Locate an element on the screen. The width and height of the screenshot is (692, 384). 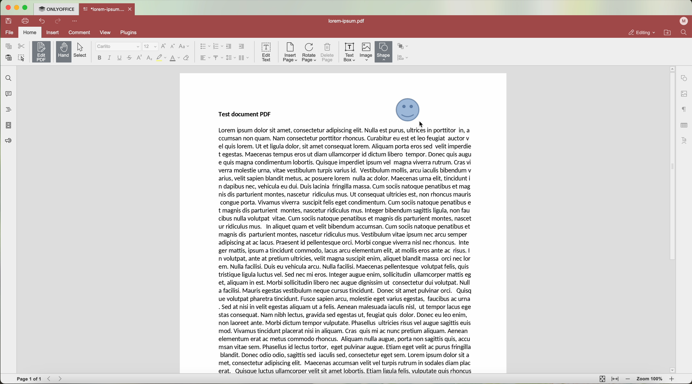
customize quick access toolbar is located at coordinates (76, 21).